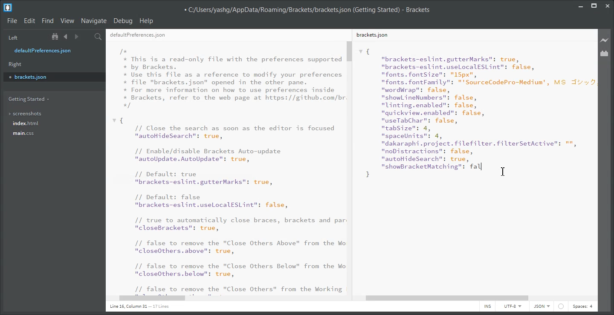 The height and width of the screenshot is (315, 614). What do you see at coordinates (76, 37) in the screenshot?
I see `Navigate Forward` at bounding box center [76, 37].